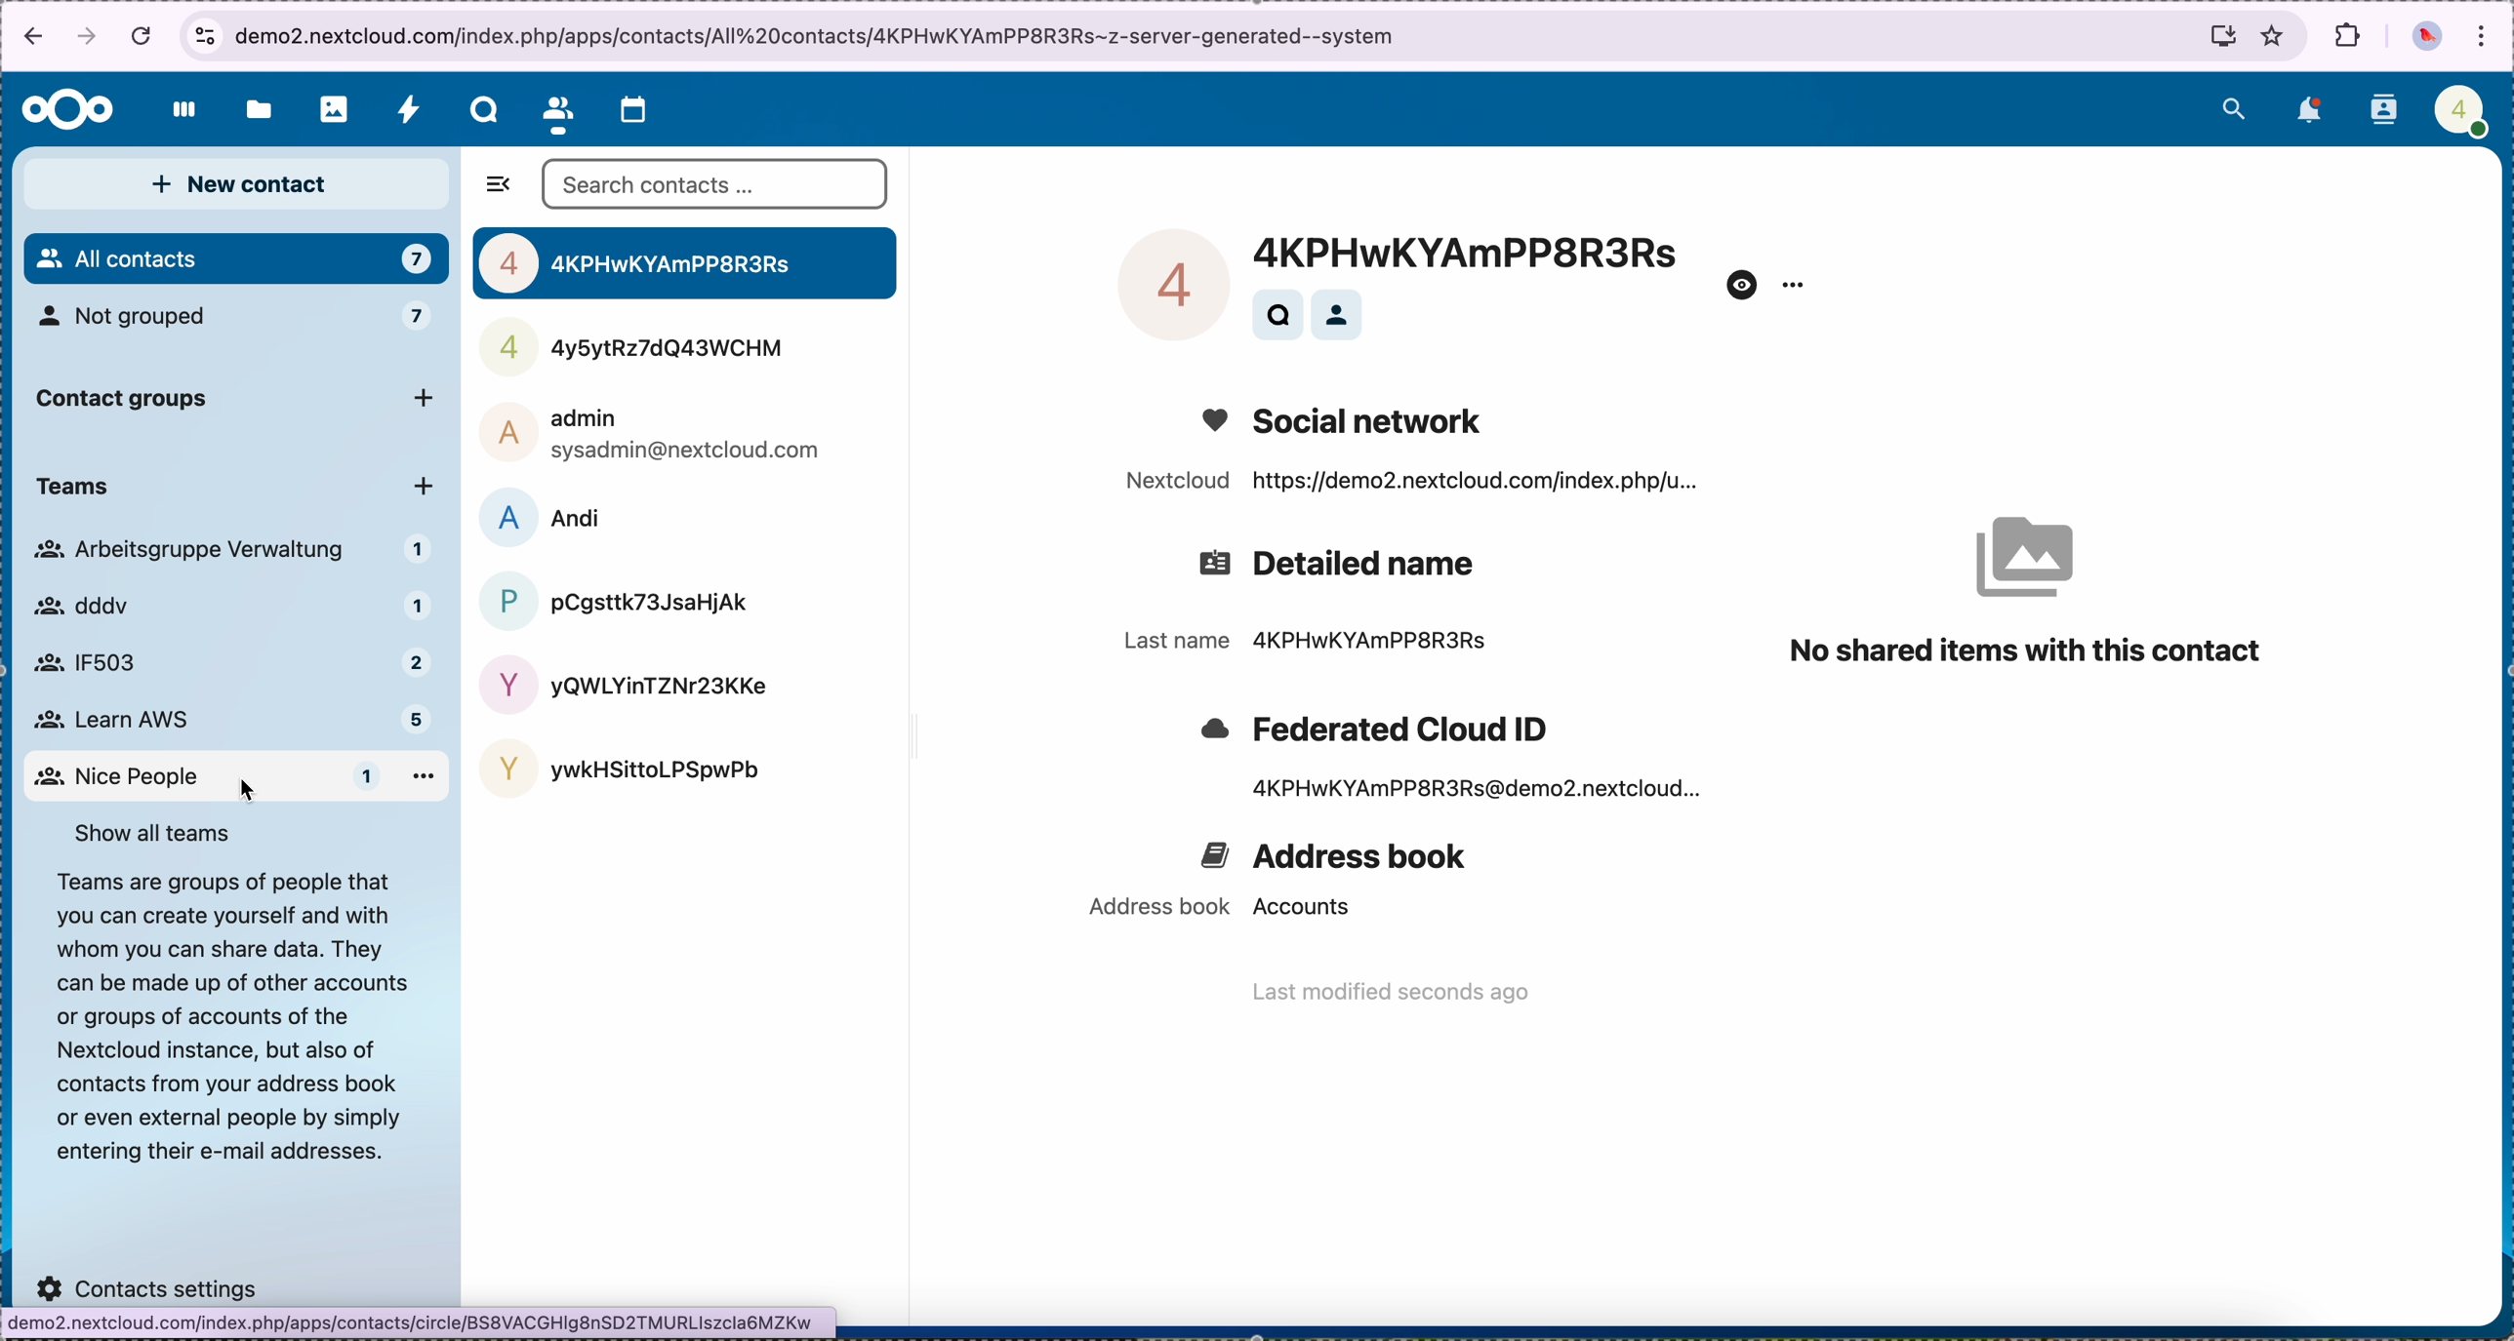 The image size is (2514, 1341). What do you see at coordinates (1794, 287) in the screenshot?
I see `more options` at bounding box center [1794, 287].